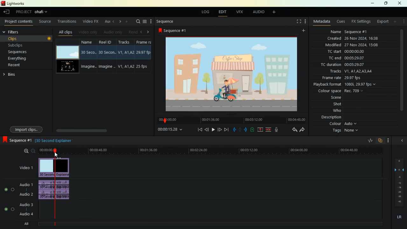 The width and height of the screenshot is (407, 229). What do you see at coordinates (27, 151) in the screenshot?
I see `zoom` at bounding box center [27, 151].